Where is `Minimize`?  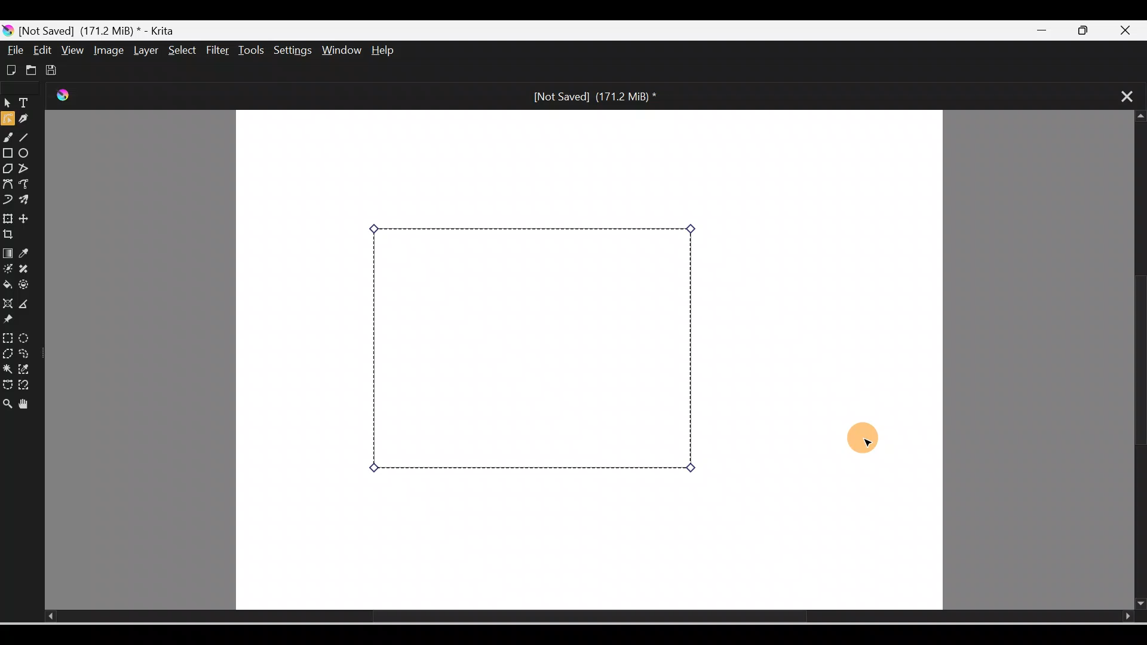
Minimize is located at coordinates (1044, 31).